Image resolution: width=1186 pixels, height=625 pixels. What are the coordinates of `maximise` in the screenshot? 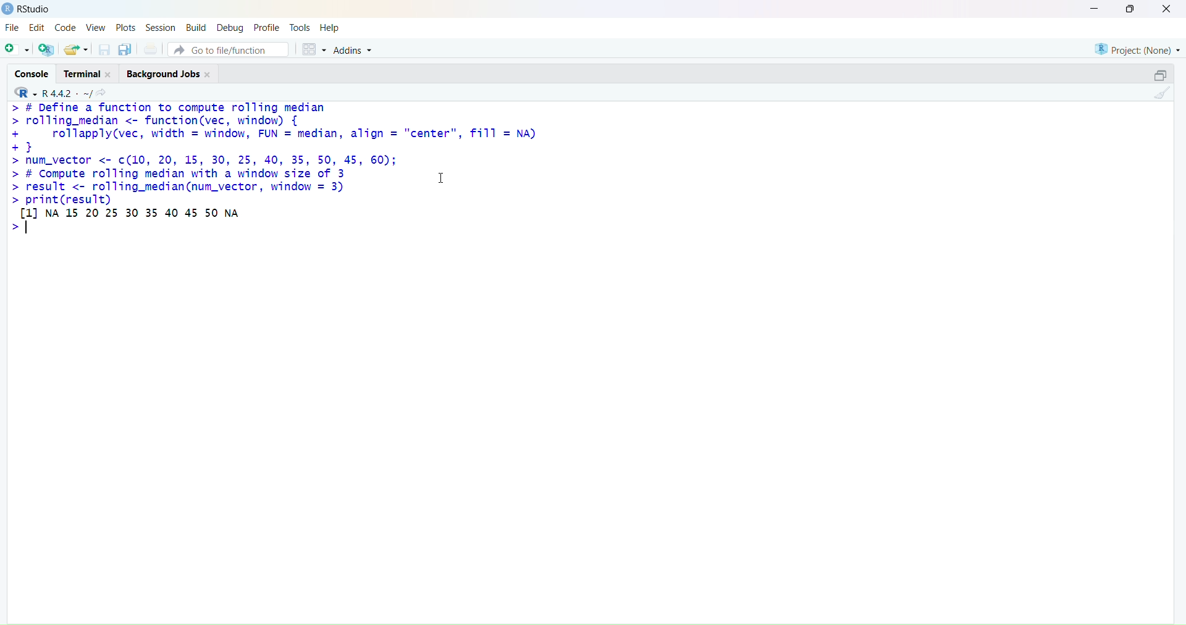 It's located at (1130, 9).